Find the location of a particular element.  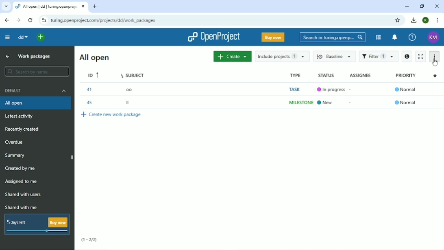

Modules is located at coordinates (378, 37).